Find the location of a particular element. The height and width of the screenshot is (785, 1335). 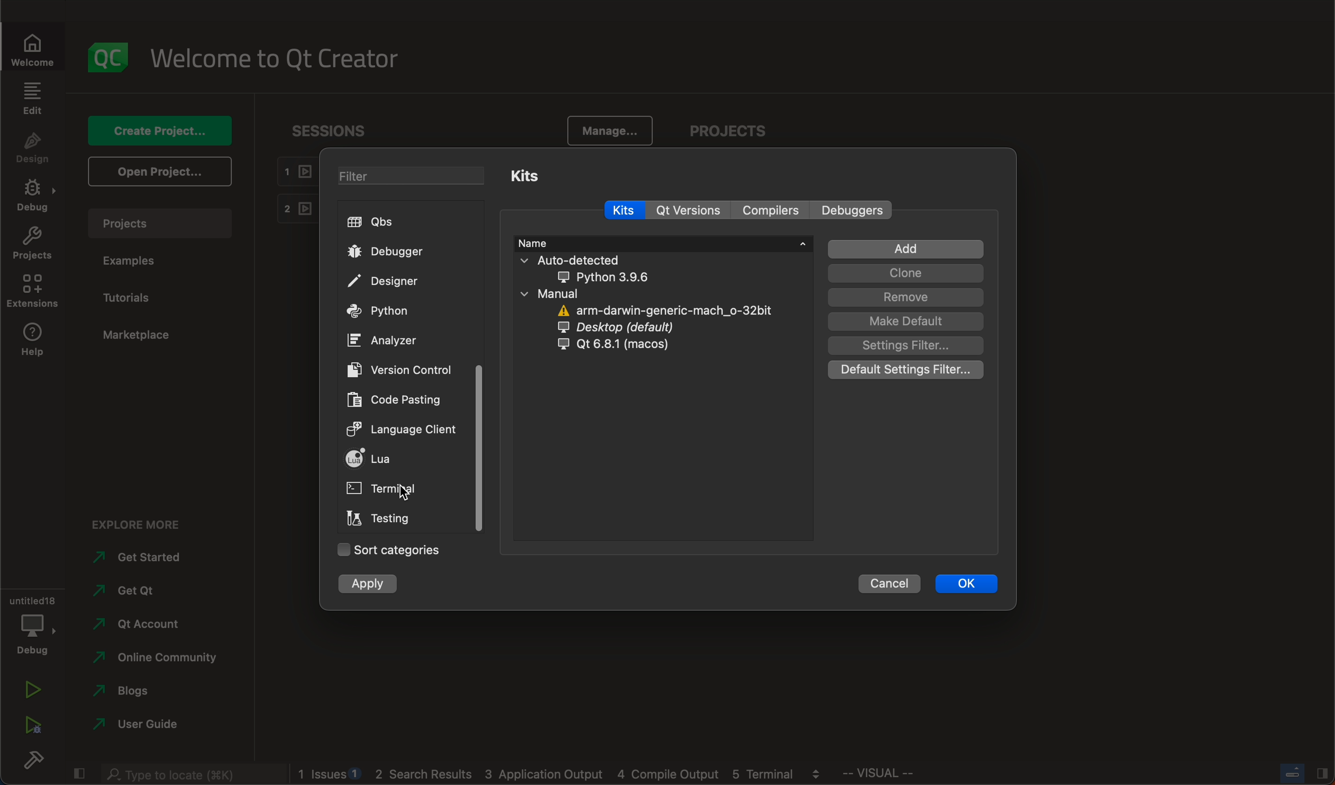

desktop is located at coordinates (622, 329).